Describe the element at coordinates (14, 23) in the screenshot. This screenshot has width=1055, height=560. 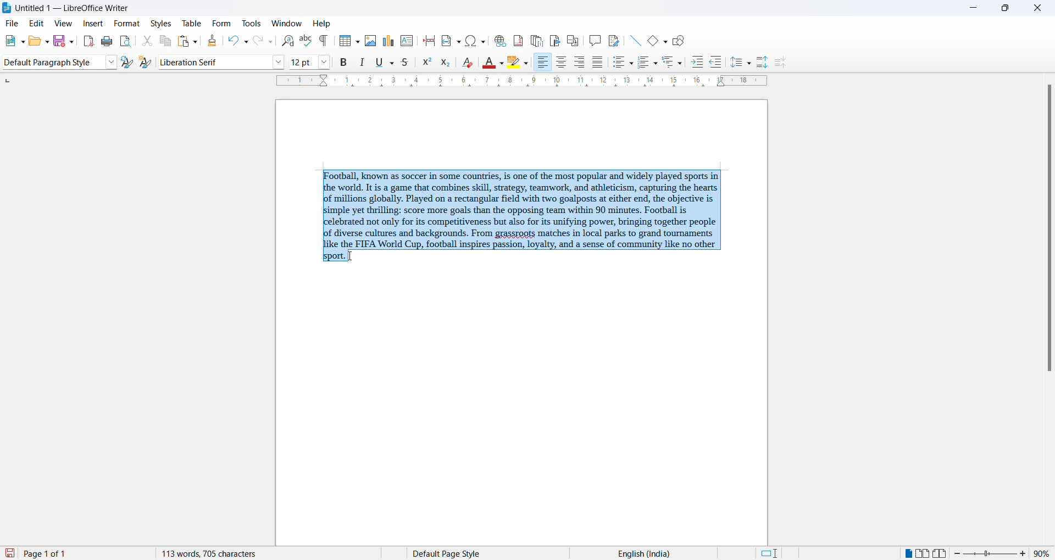
I see `file` at that location.